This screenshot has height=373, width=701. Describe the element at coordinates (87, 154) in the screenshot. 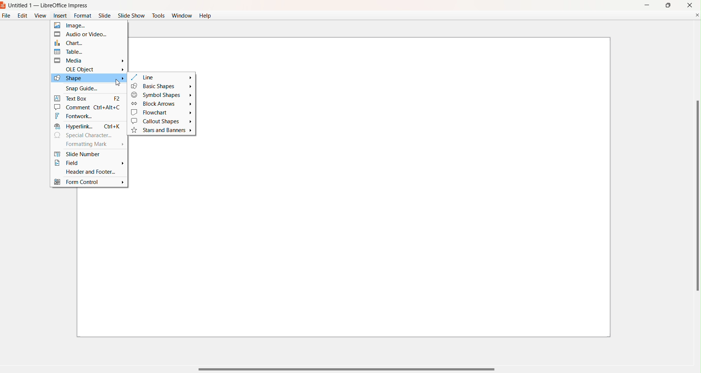

I see `Slide Number` at that location.